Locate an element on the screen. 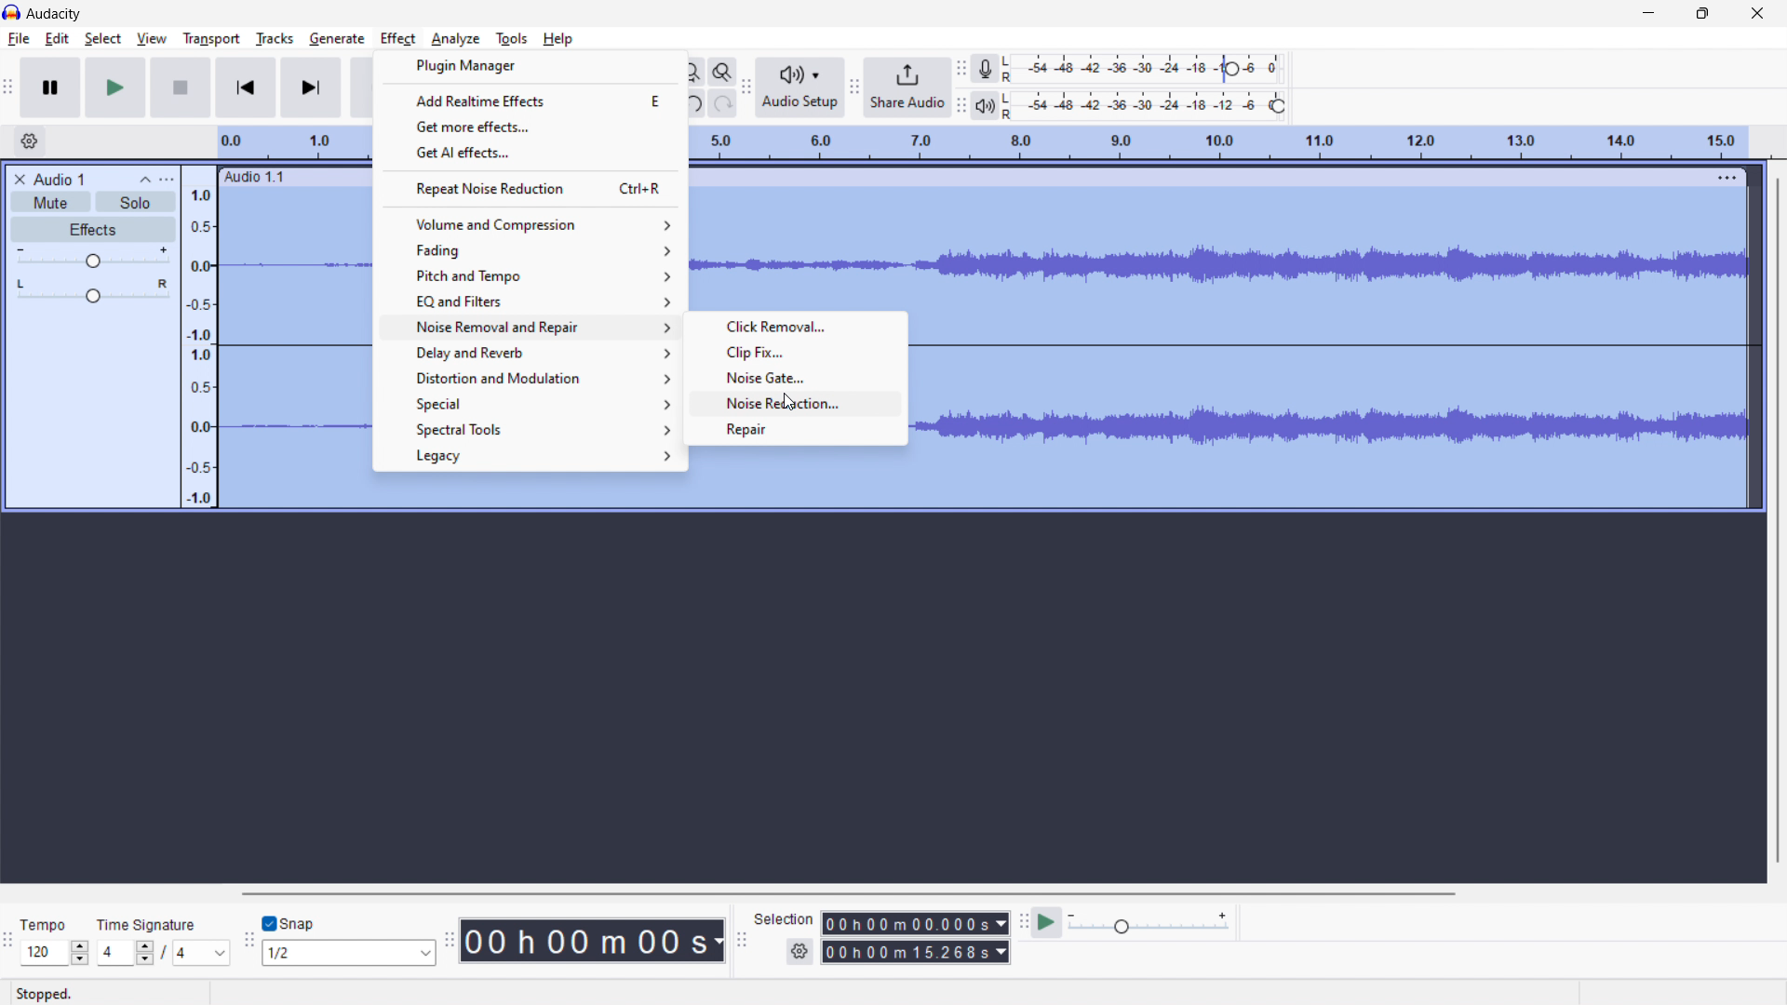 Image resolution: width=1787 pixels, height=1005 pixels. Legacy is located at coordinates (531, 457).